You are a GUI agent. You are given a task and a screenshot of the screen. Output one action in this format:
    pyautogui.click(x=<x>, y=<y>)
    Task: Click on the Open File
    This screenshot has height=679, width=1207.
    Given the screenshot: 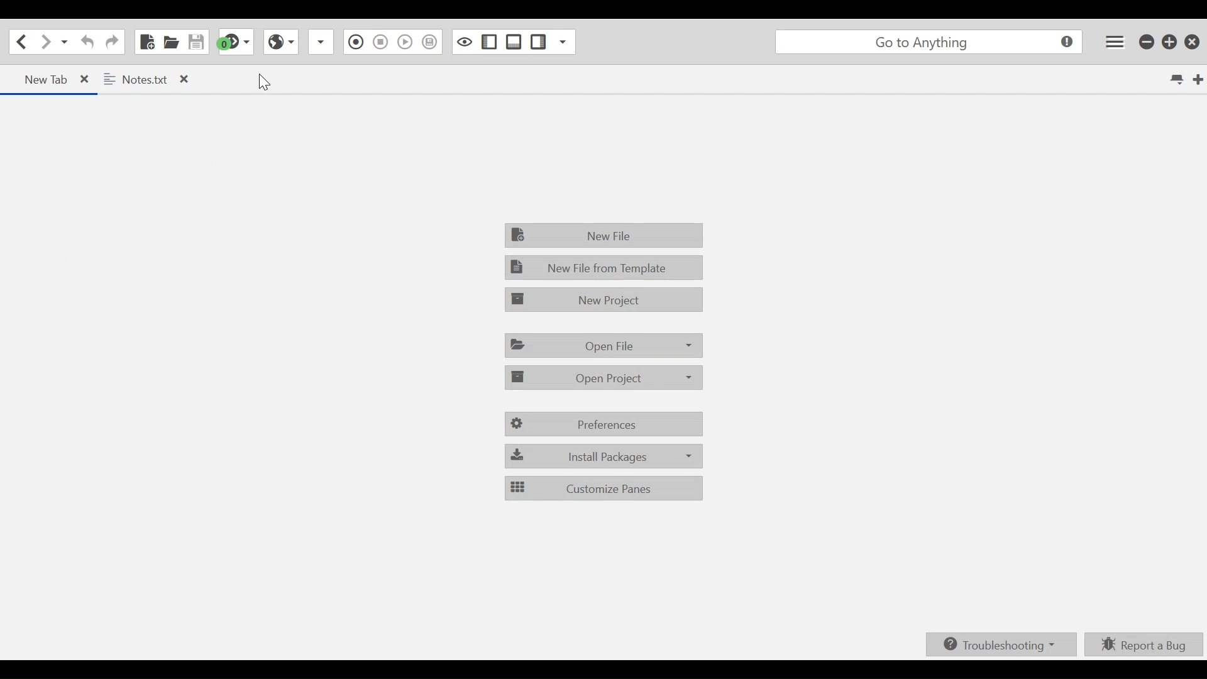 What is the action you would take?
    pyautogui.click(x=170, y=41)
    